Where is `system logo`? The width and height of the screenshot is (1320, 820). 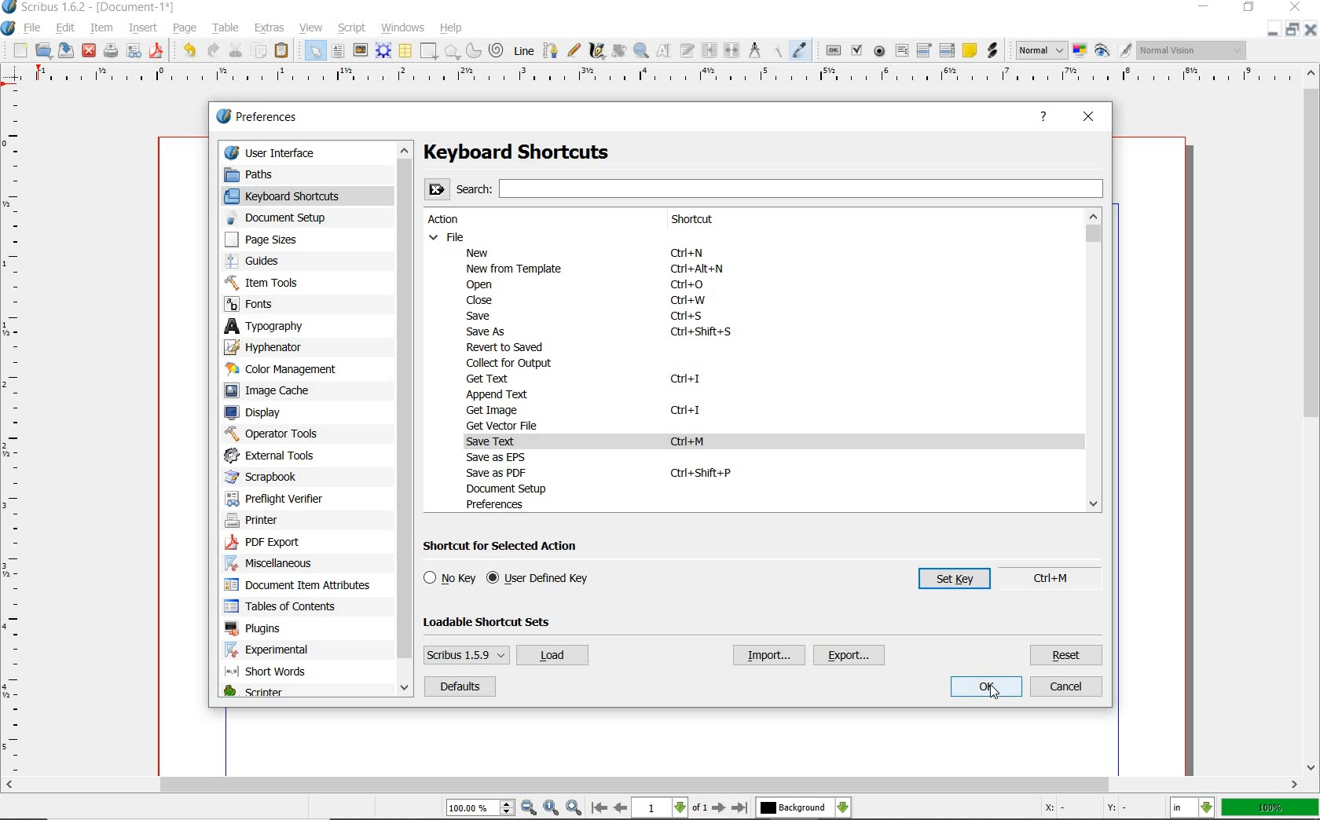 system logo is located at coordinates (9, 29).